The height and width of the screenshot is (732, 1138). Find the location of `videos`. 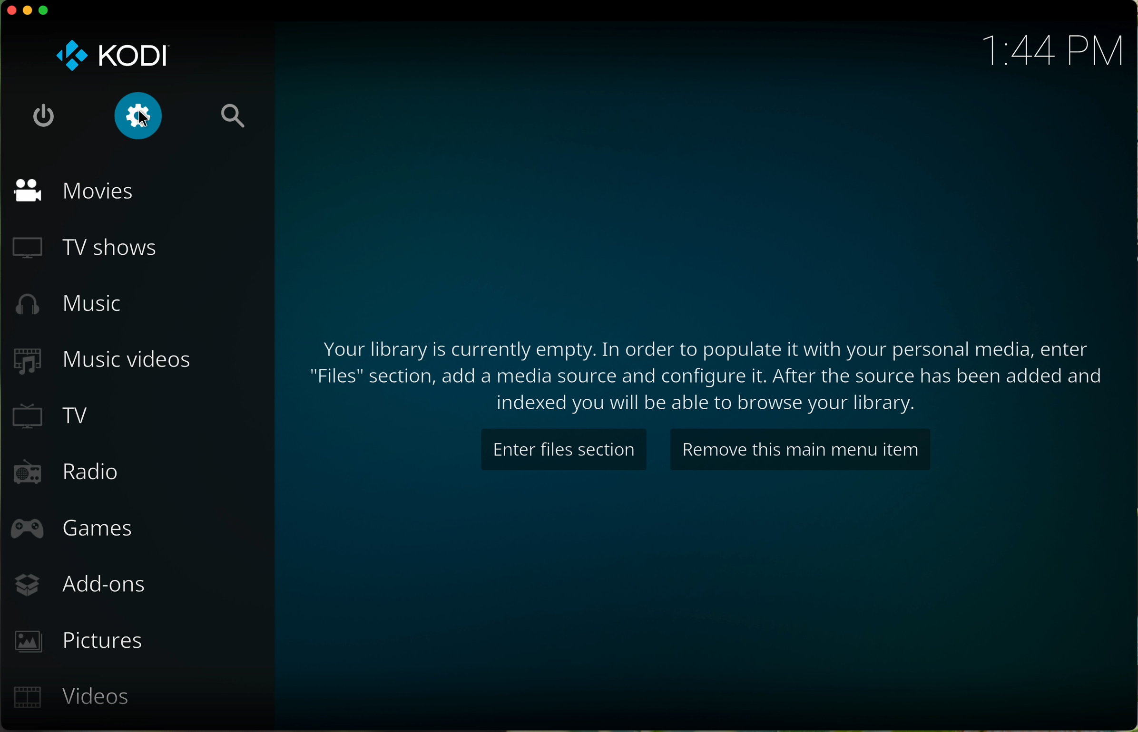

videos is located at coordinates (72, 697).